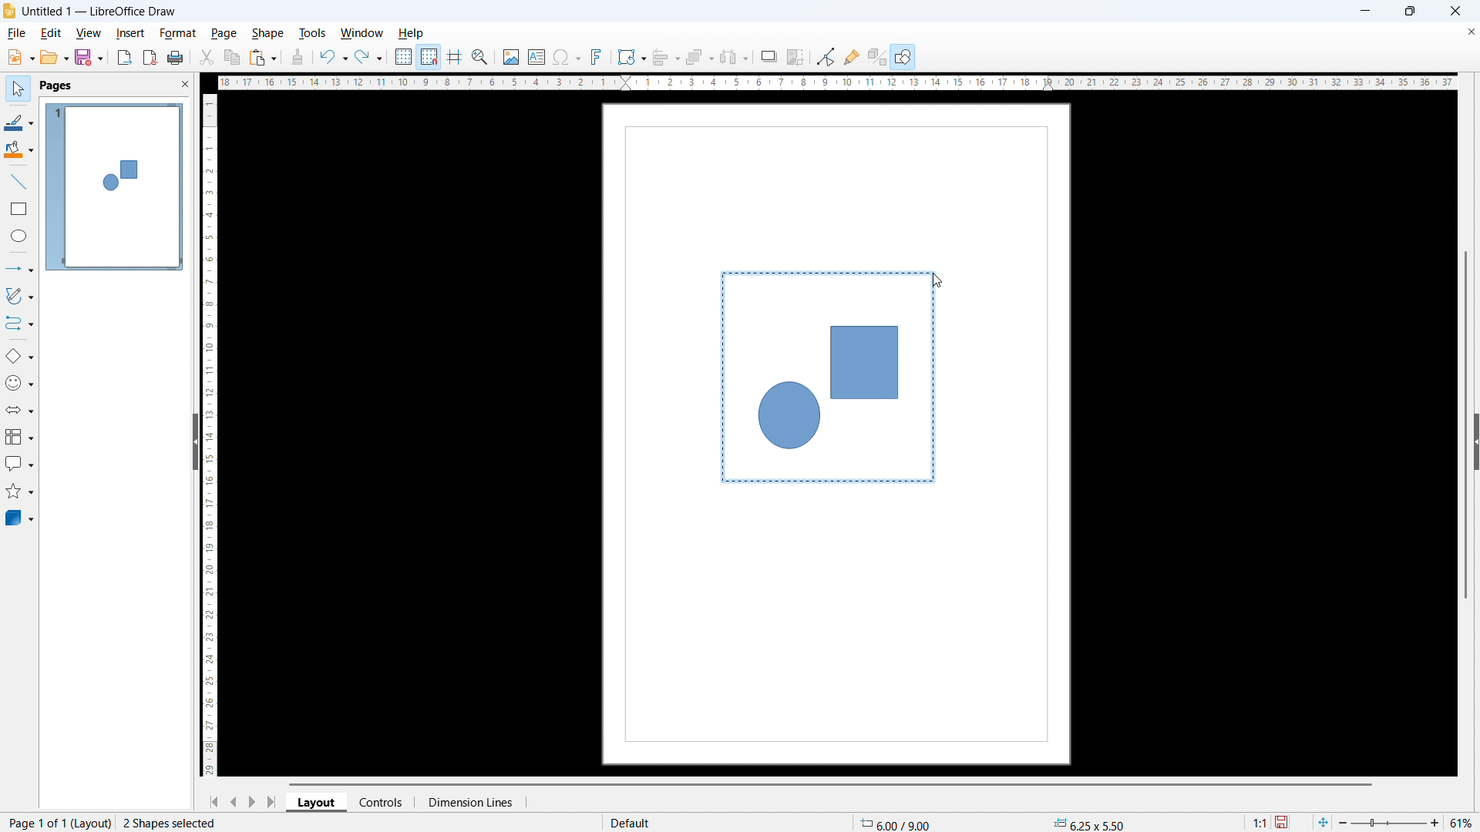  Describe the element at coordinates (170, 823) in the screenshot. I see `2 shapes selcted` at that location.